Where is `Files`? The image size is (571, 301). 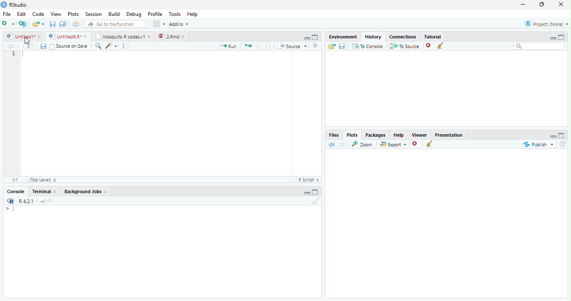 Files is located at coordinates (334, 135).